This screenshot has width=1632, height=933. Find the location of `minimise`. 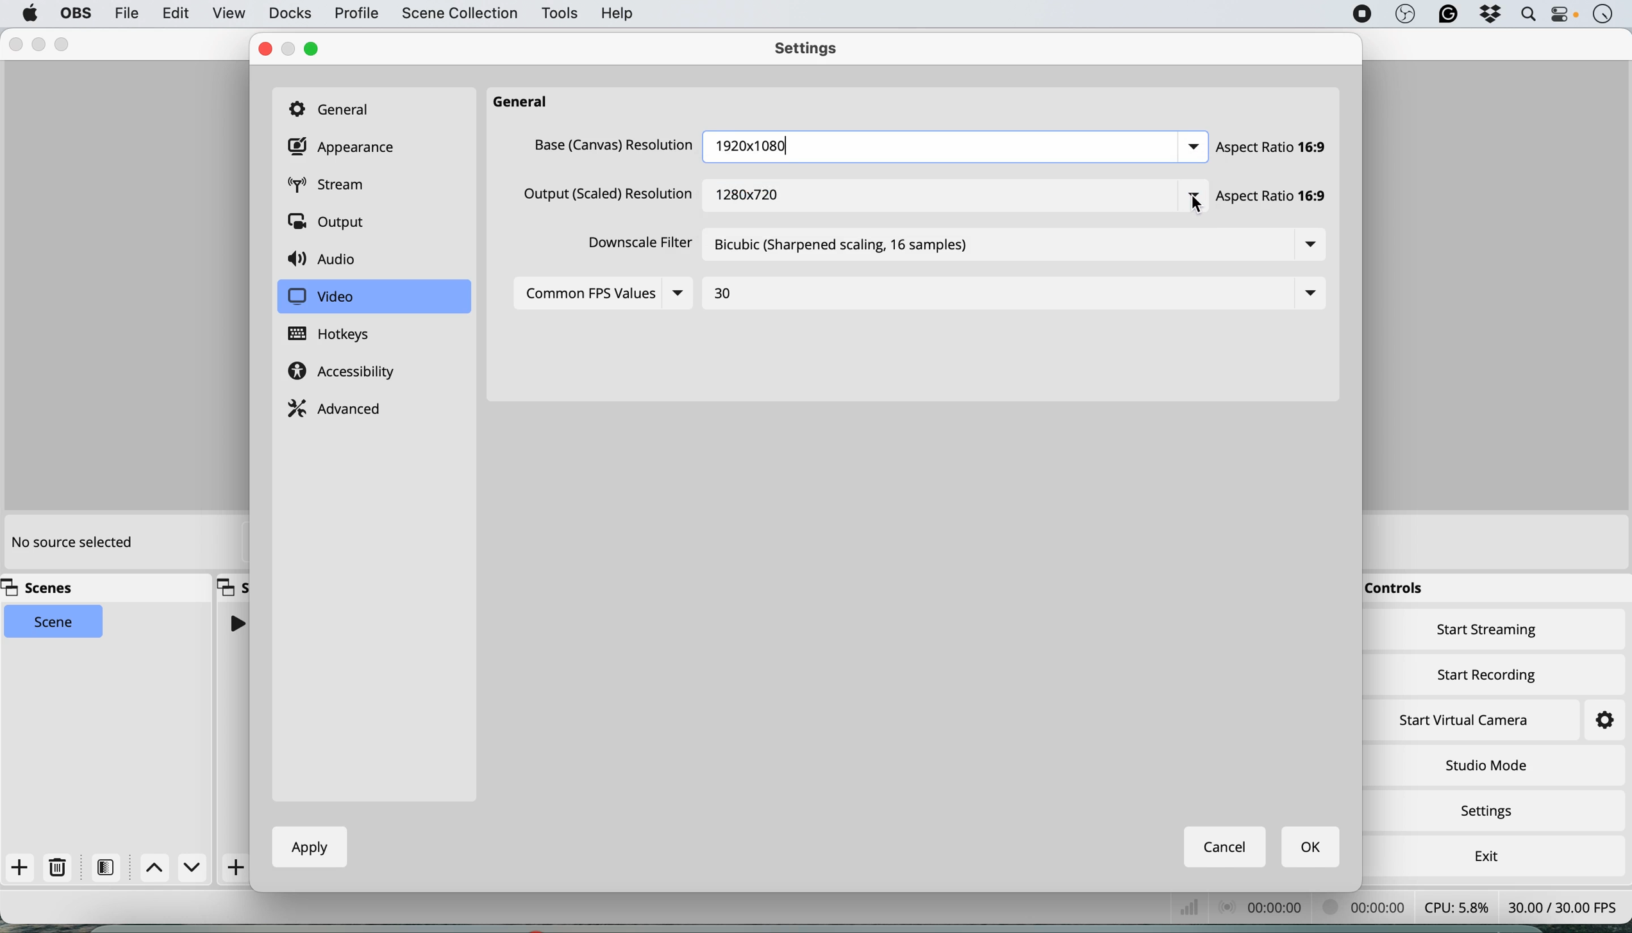

minimise is located at coordinates (42, 44).